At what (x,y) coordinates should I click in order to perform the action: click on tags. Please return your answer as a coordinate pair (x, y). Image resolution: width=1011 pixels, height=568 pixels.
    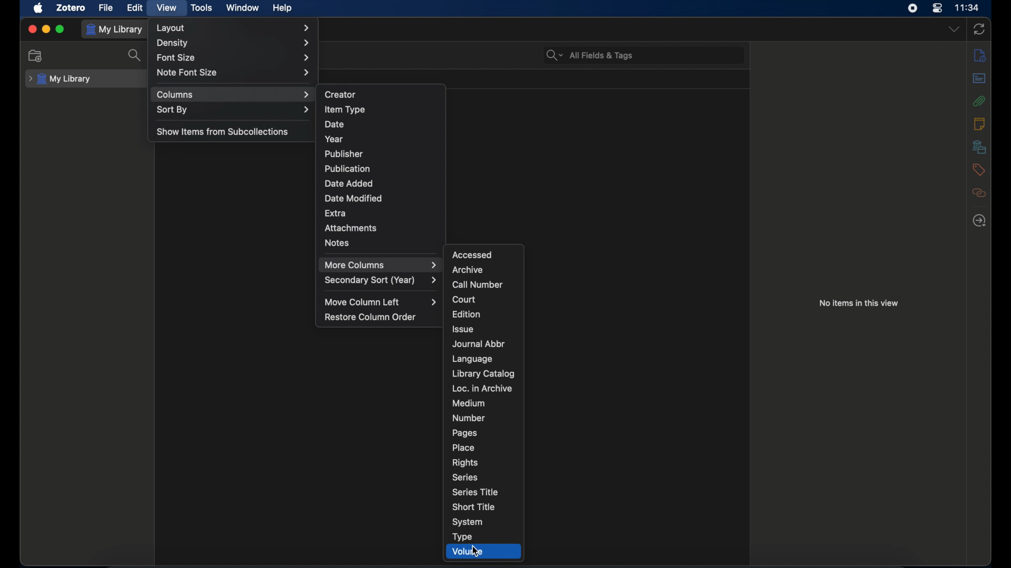
    Looking at the image, I should click on (979, 170).